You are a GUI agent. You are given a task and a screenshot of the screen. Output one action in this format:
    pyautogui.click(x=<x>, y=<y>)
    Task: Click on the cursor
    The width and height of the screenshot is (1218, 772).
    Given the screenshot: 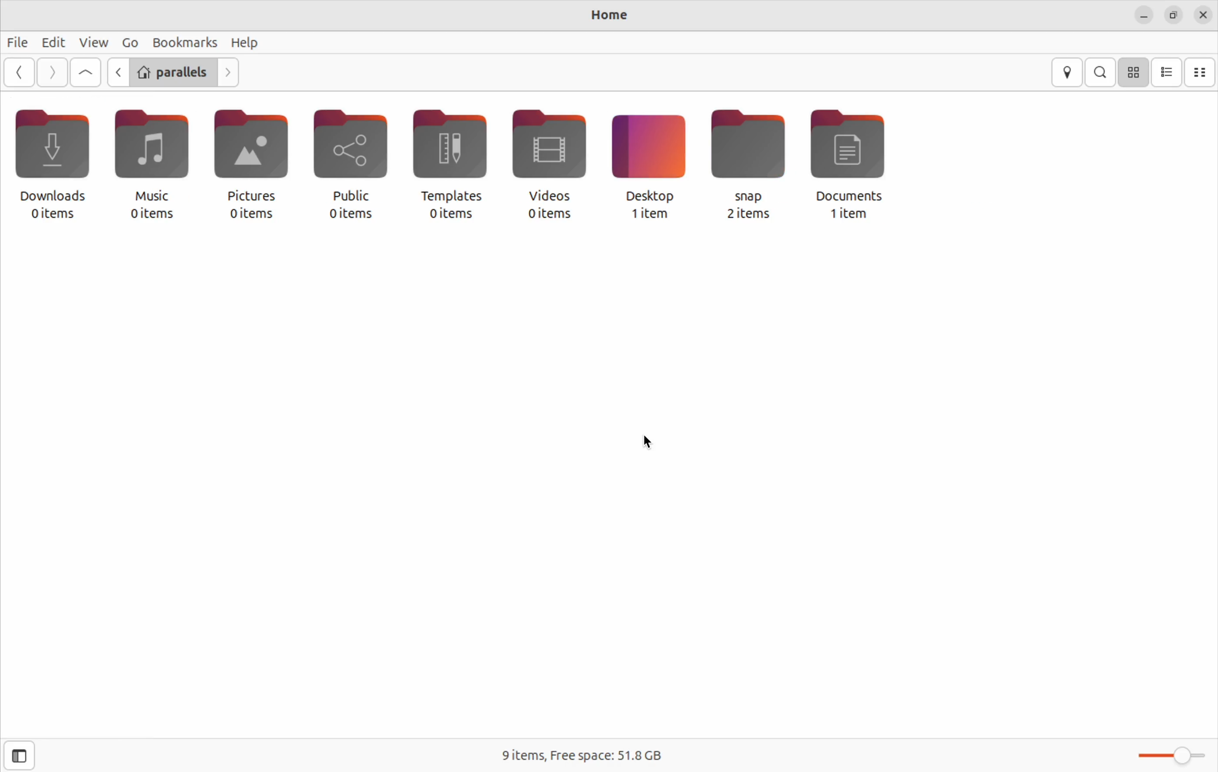 What is the action you would take?
    pyautogui.click(x=650, y=442)
    